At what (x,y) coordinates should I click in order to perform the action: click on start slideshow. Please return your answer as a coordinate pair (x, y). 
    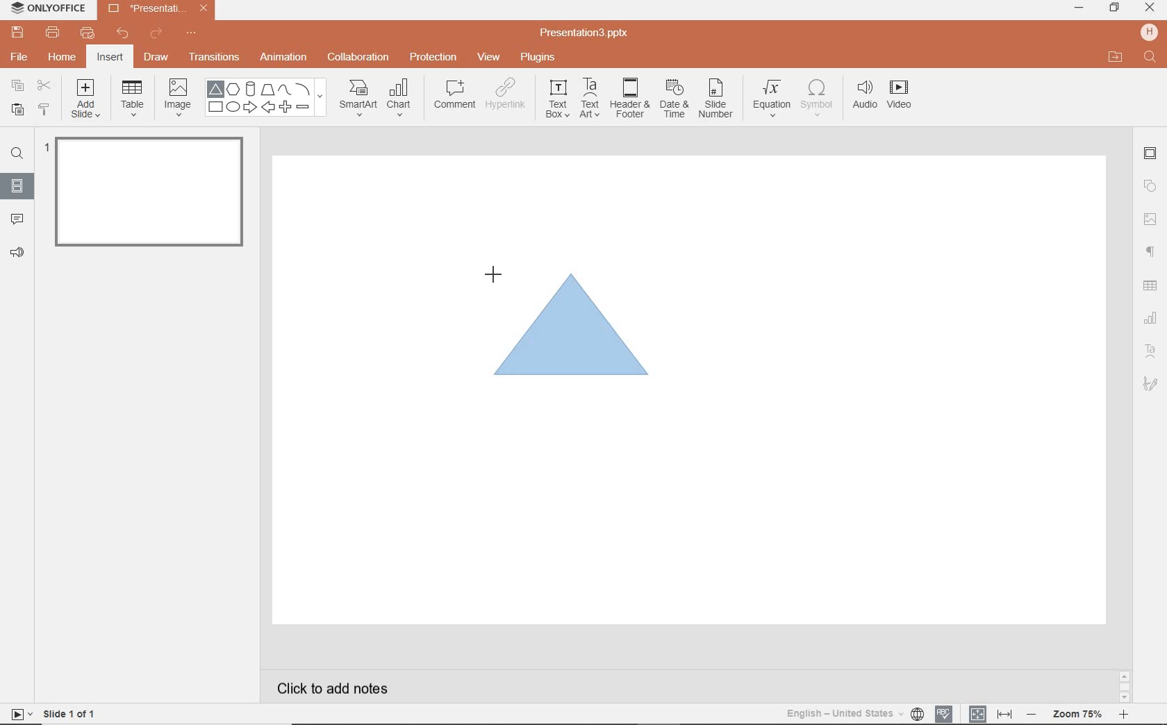
    Looking at the image, I should click on (17, 716).